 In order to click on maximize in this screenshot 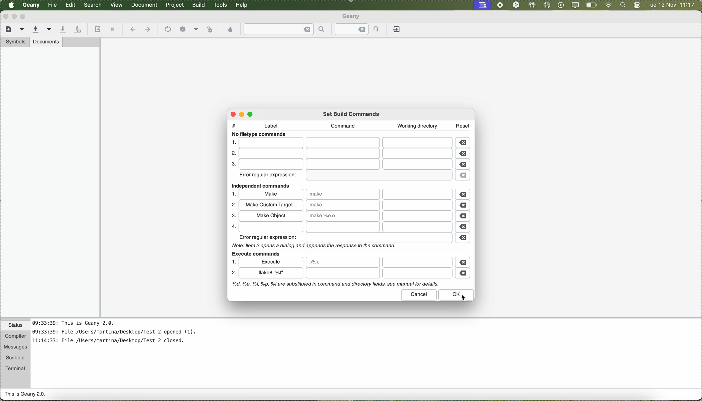, I will do `click(252, 113)`.